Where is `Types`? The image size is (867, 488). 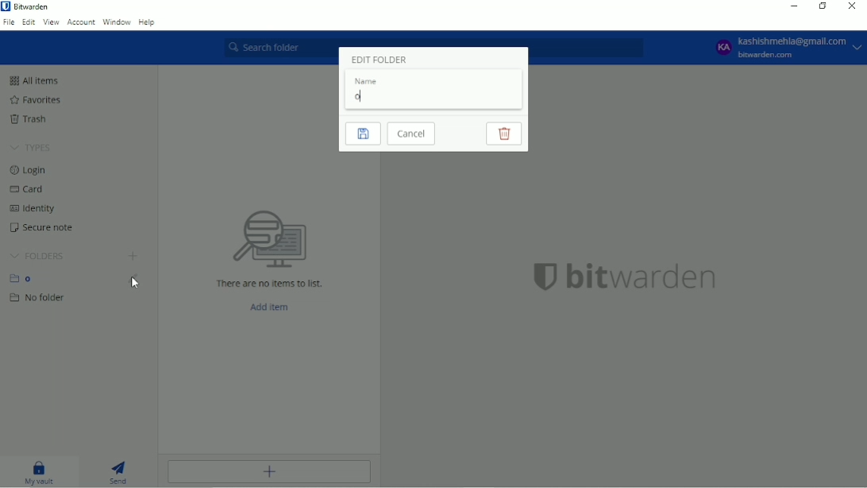 Types is located at coordinates (30, 148).